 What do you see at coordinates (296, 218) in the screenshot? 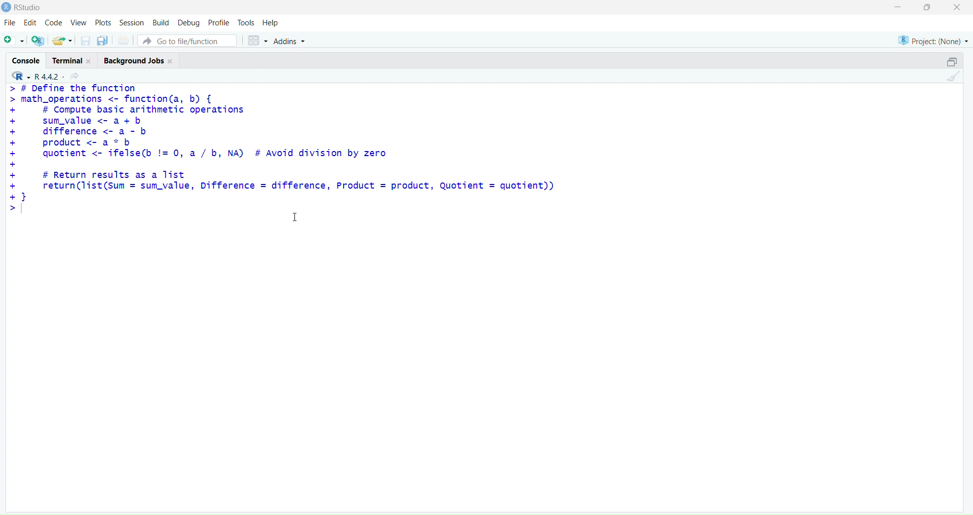
I see `Text cursor` at bounding box center [296, 218].